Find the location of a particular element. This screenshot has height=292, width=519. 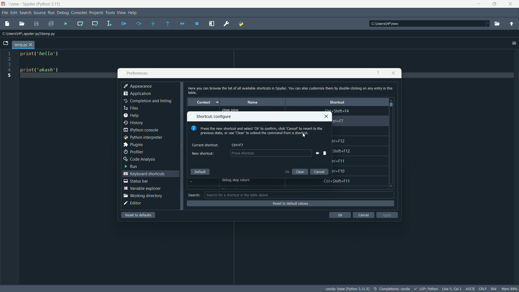

plugins is located at coordinates (133, 145).